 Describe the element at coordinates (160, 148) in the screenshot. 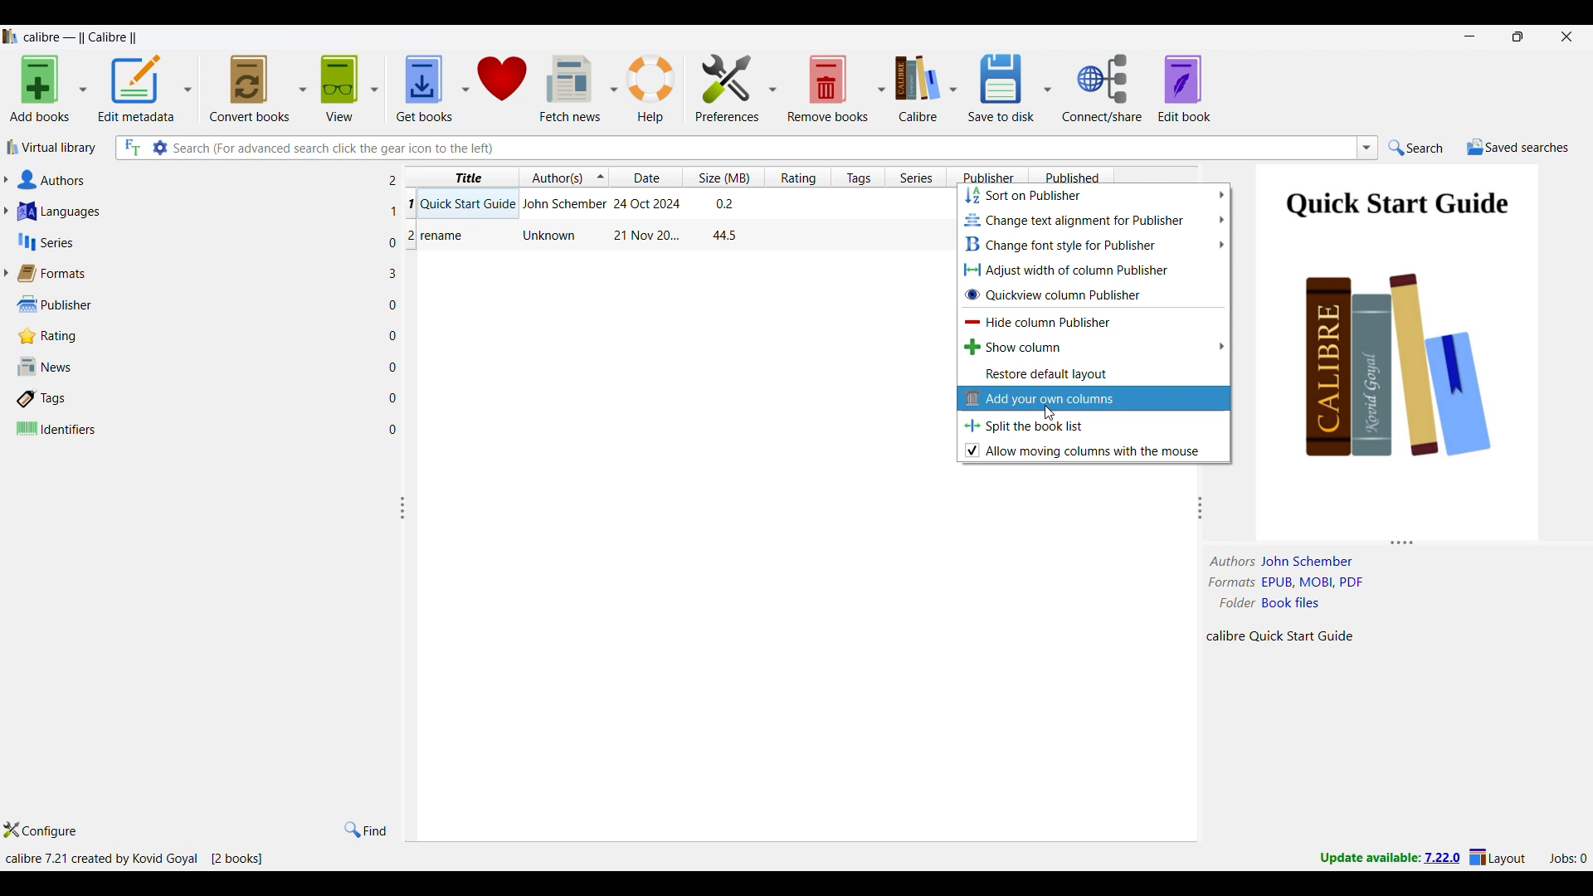

I see `Advanced search` at that location.